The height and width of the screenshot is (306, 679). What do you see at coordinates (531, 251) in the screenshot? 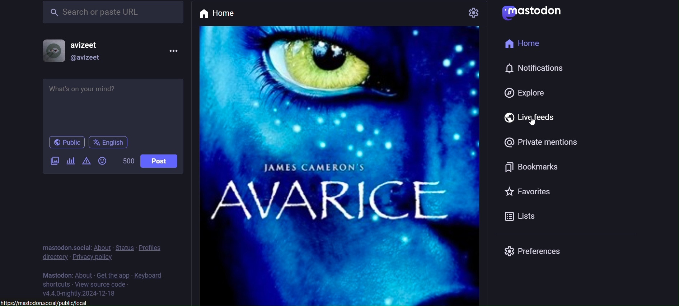
I see `preferences` at bounding box center [531, 251].